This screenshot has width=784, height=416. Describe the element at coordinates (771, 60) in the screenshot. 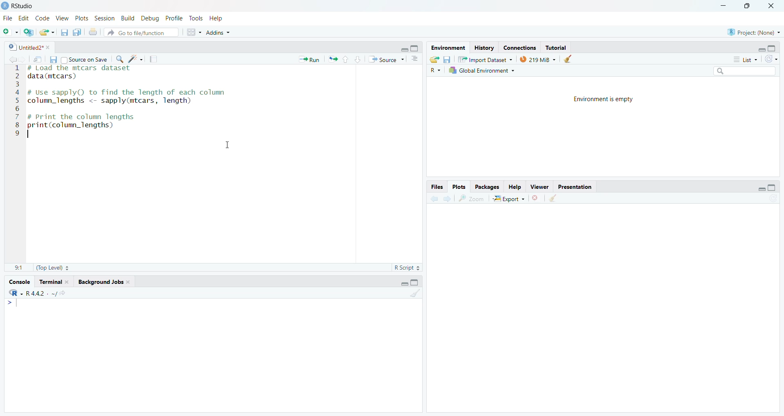

I see `Refresh list` at that location.